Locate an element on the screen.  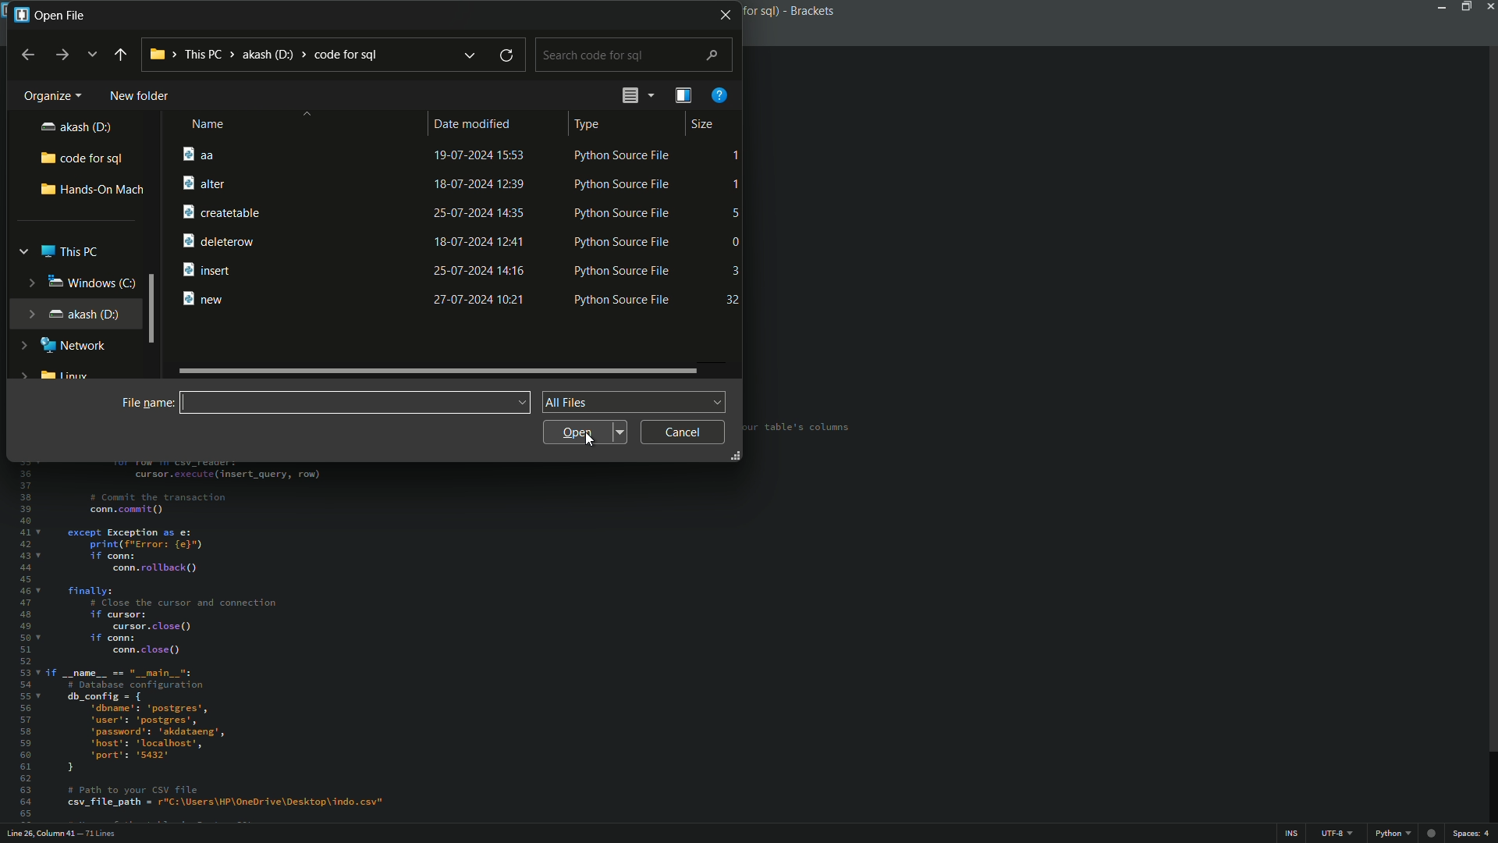
scroll bar is located at coordinates (1489, 400).